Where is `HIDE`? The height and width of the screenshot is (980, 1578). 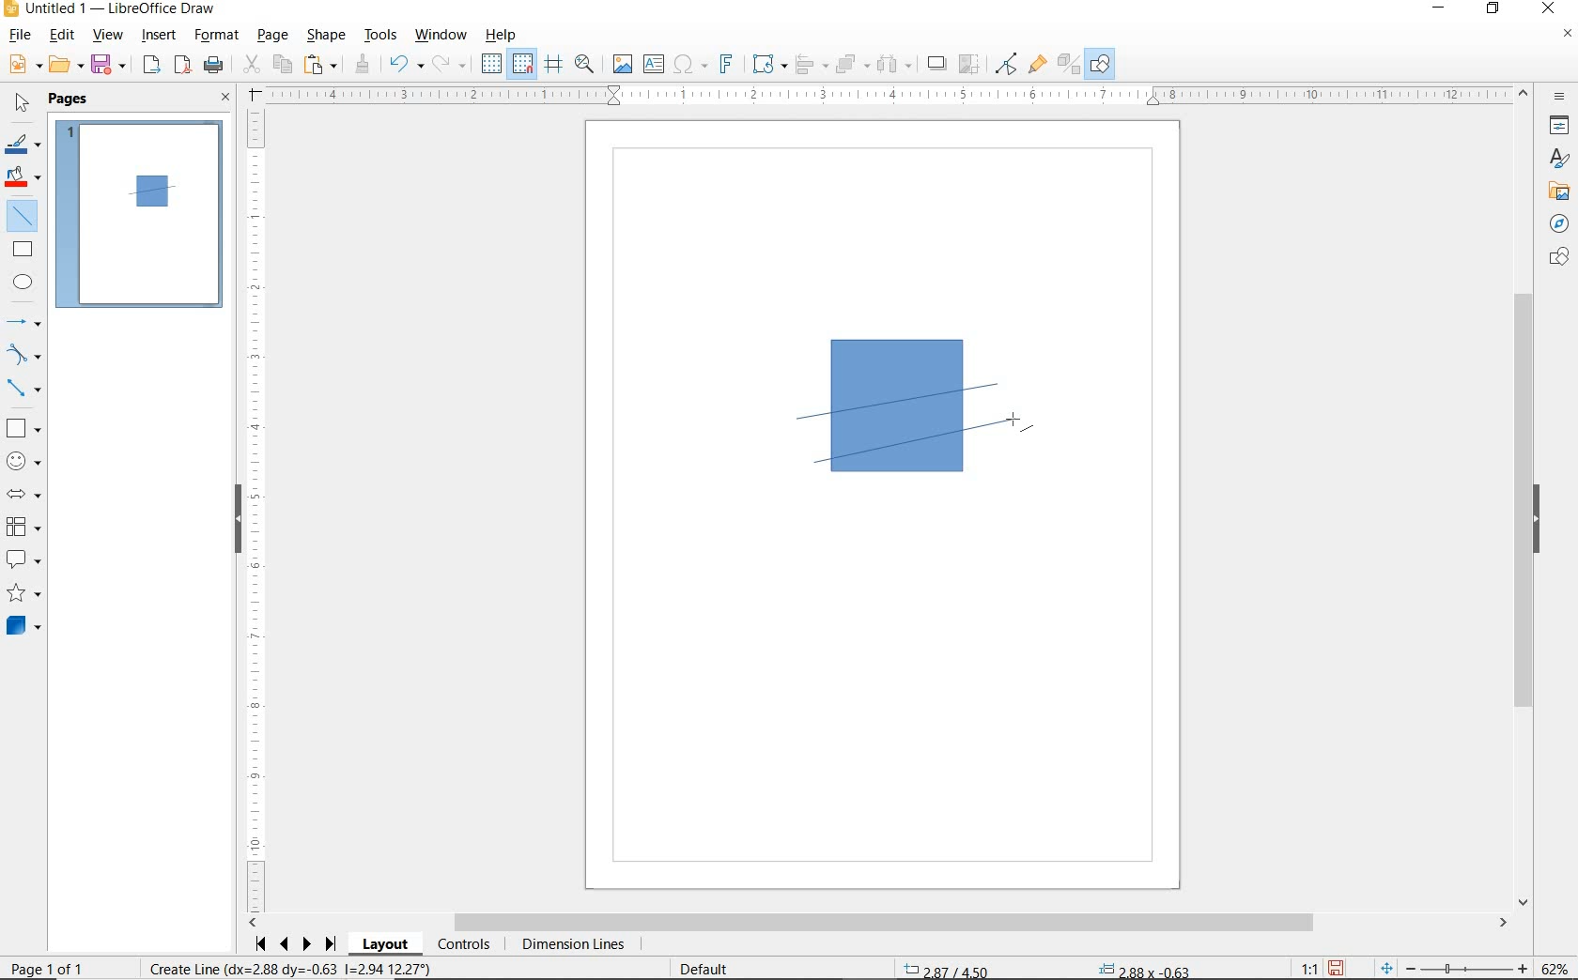 HIDE is located at coordinates (238, 521).